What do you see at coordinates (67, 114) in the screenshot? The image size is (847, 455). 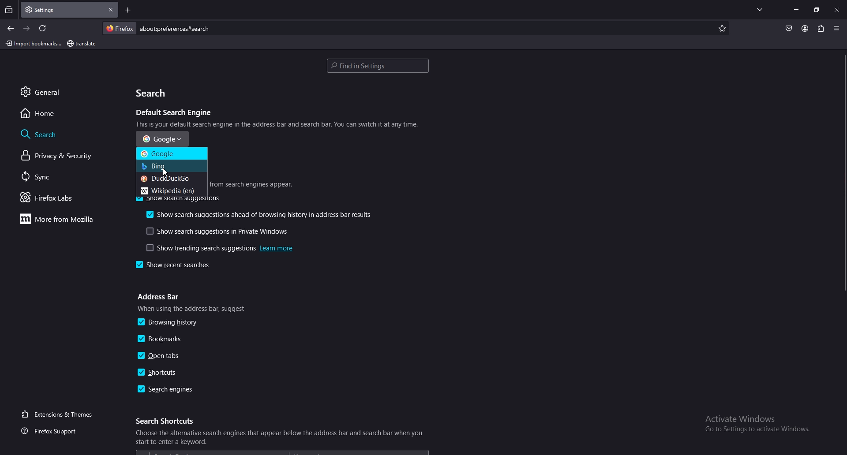 I see `home` at bounding box center [67, 114].